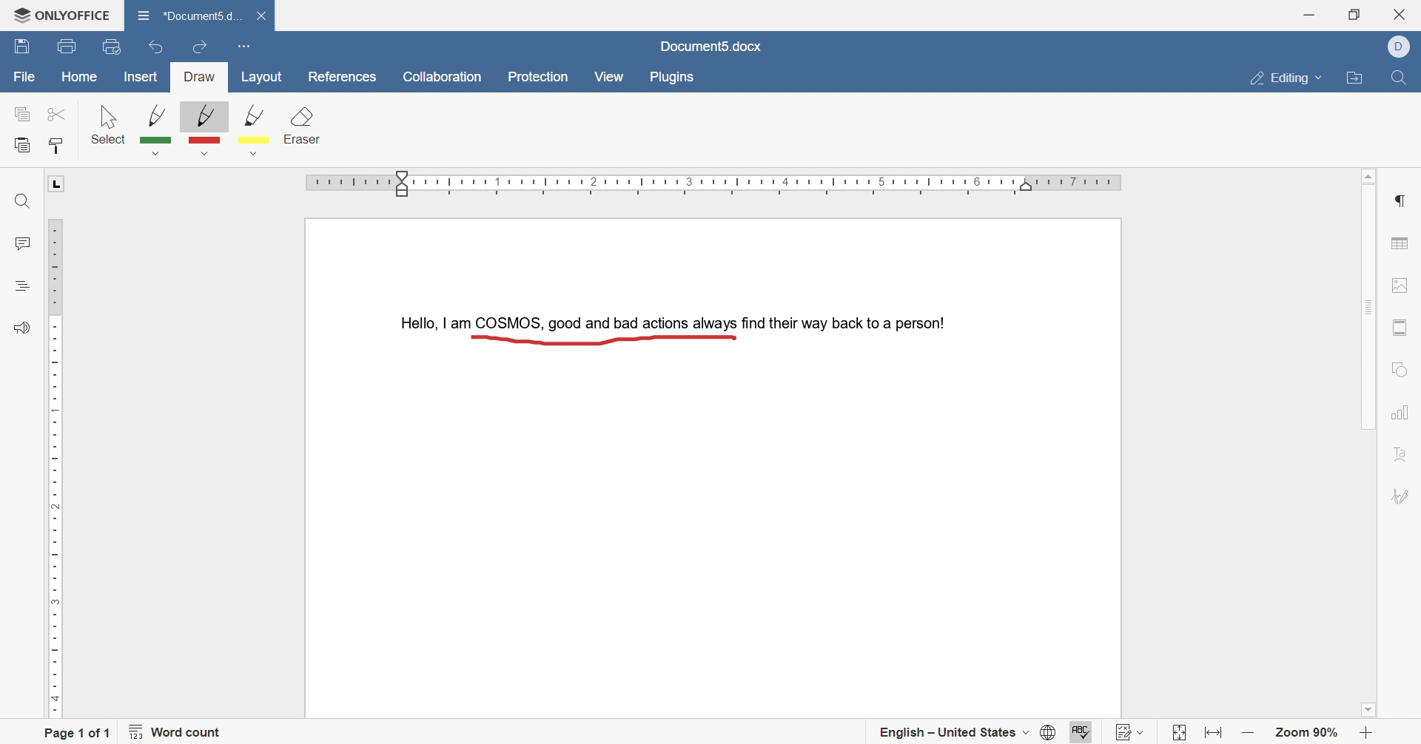 This screenshot has width=1421, height=744. Describe the element at coordinates (1403, 200) in the screenshot. I see `paragraph settings` at that location.